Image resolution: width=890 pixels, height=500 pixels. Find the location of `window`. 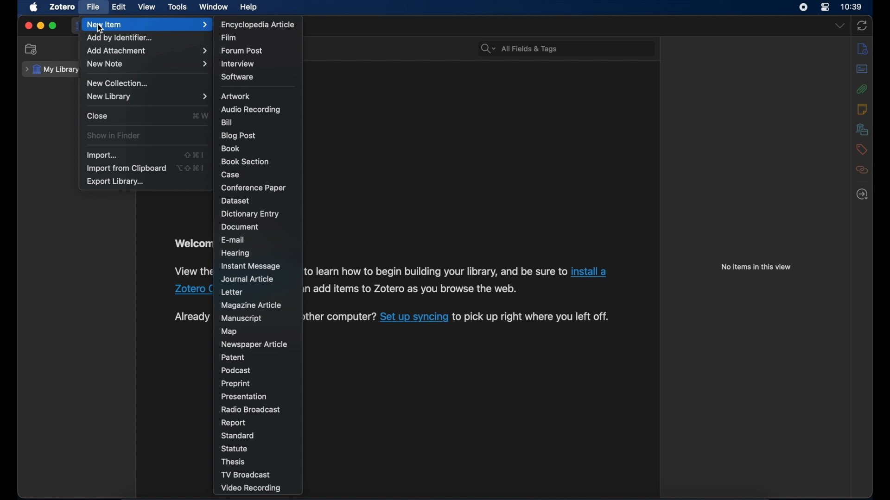

window is located at coordinates (213, 7).